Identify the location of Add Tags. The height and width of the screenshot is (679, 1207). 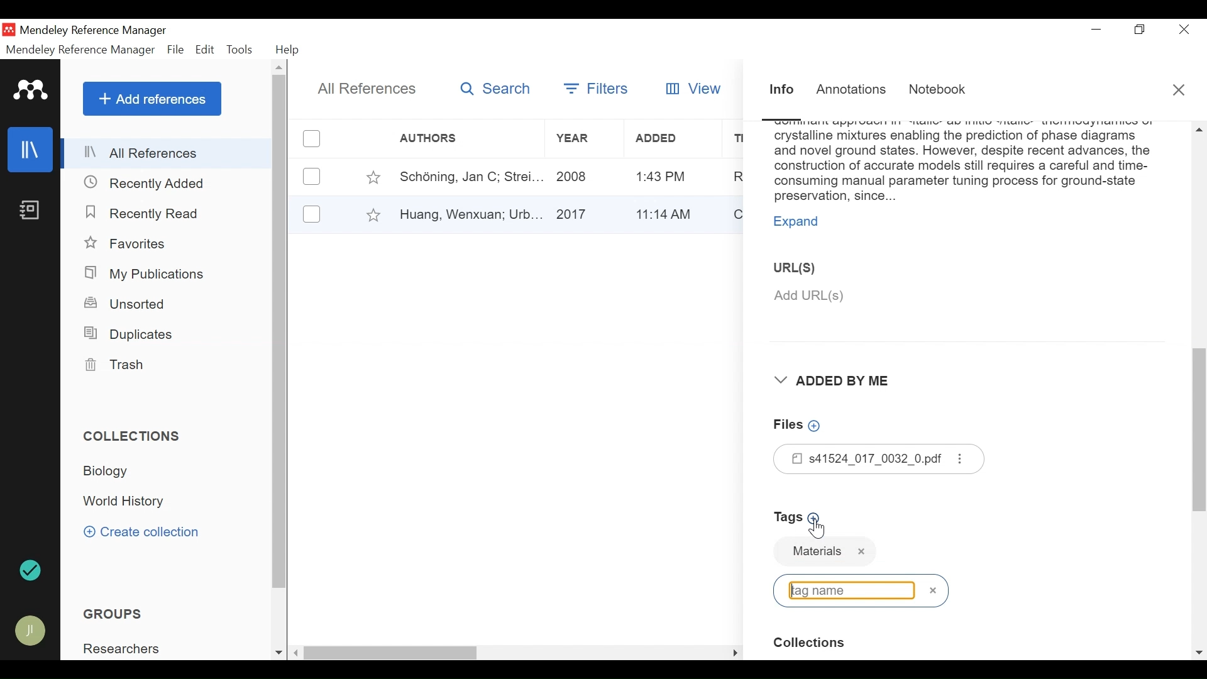
(801, 518).